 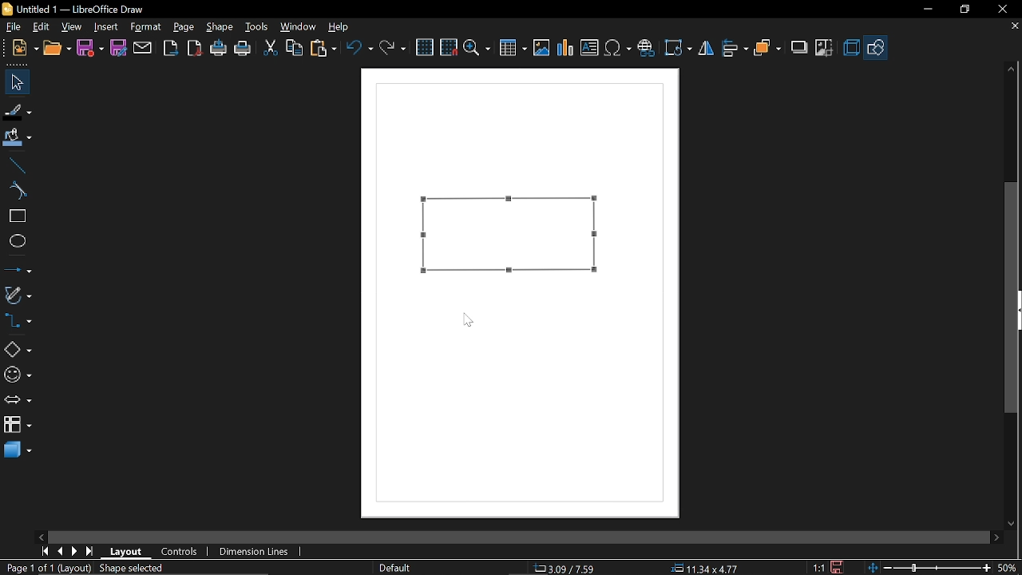 I want to click on previous page, so click(x=60, y=551).